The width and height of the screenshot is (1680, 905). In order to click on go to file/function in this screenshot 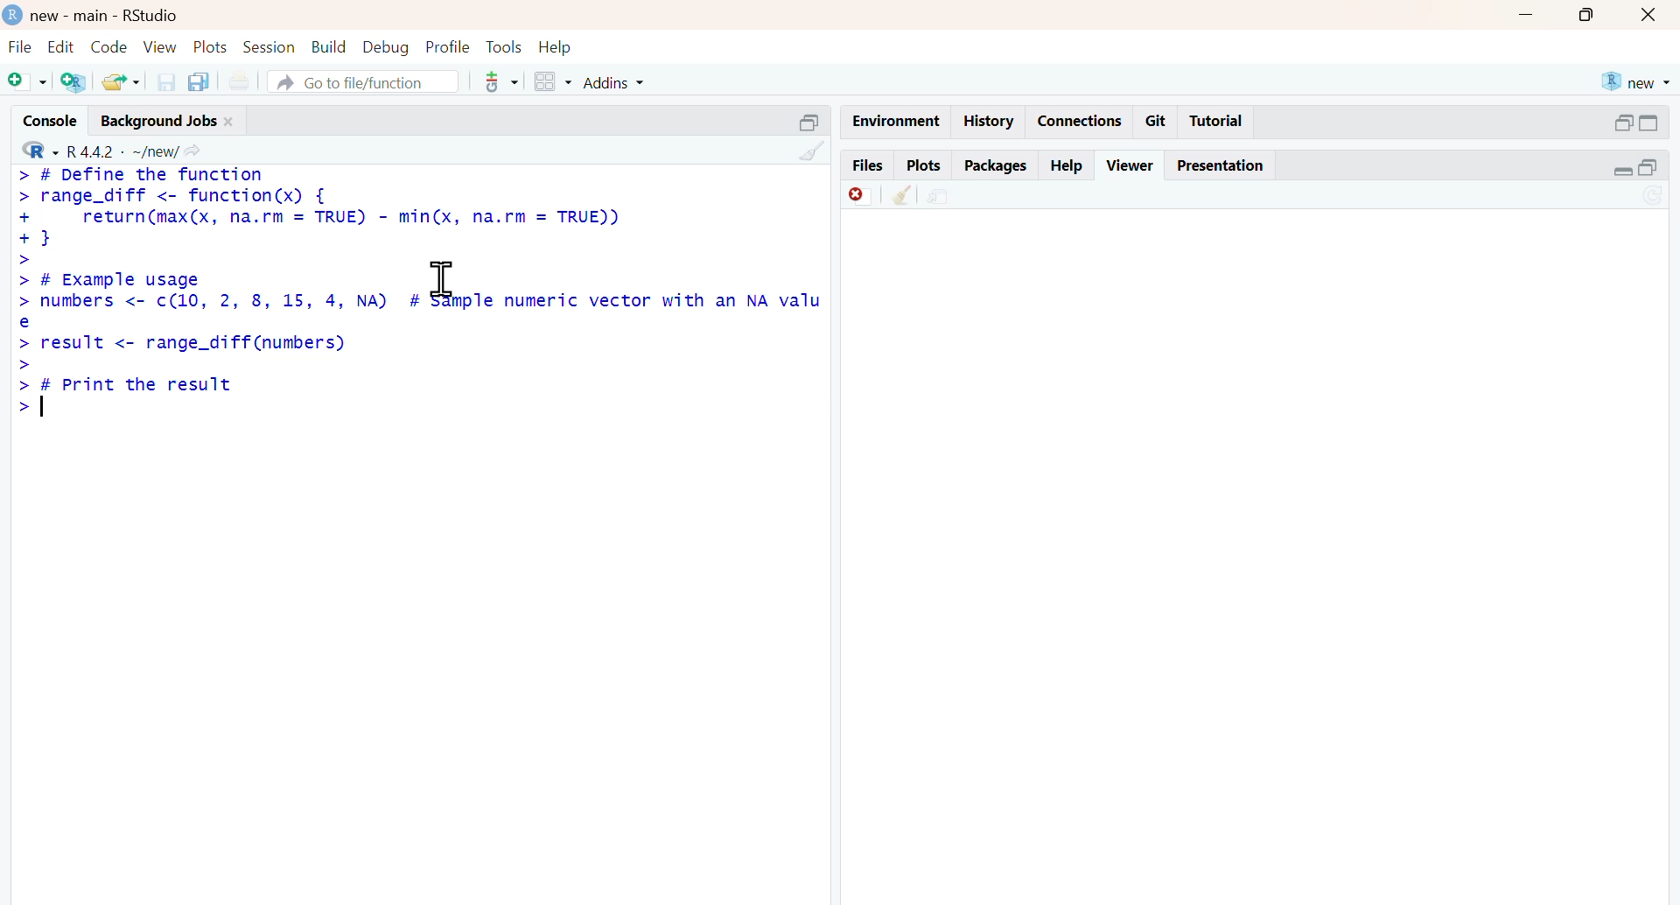, I will do `click(364, 83)`.